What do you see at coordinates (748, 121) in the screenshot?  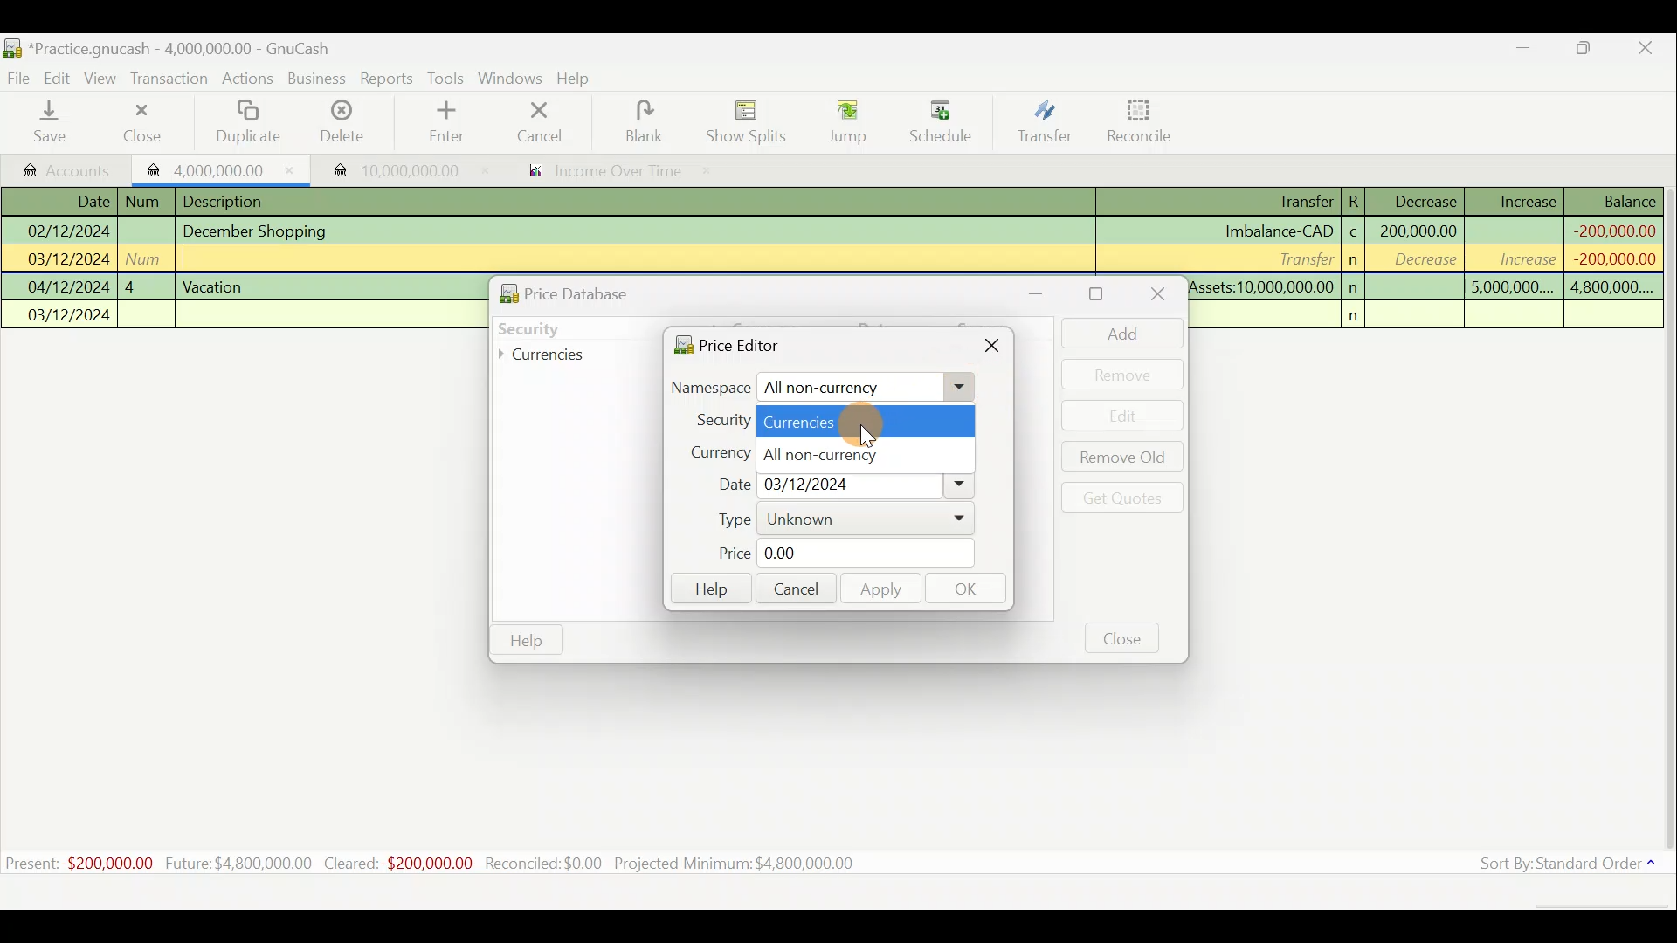 I see `Show splits` at bounding box center [748, 121].